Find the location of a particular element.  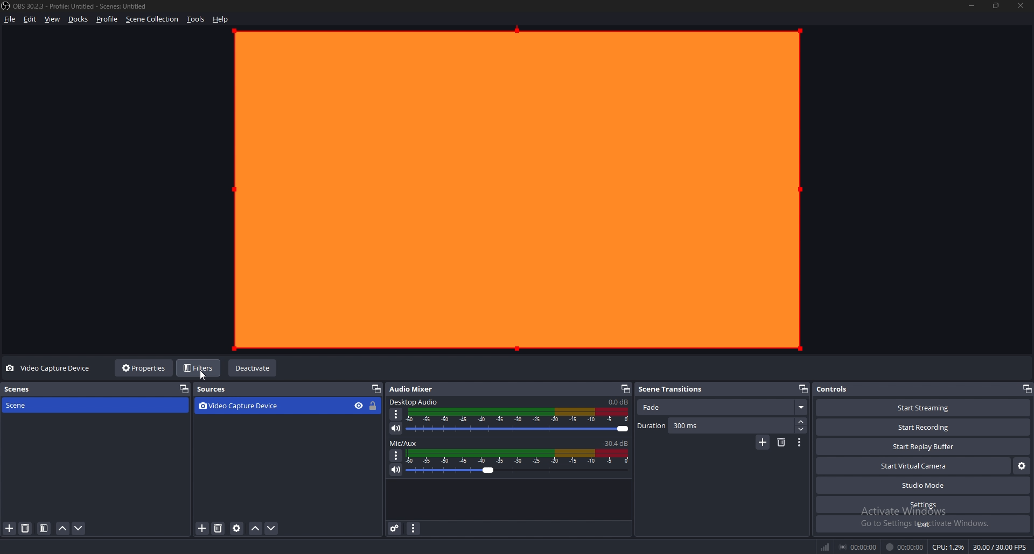

move source down is located at coordinates (272, 529).